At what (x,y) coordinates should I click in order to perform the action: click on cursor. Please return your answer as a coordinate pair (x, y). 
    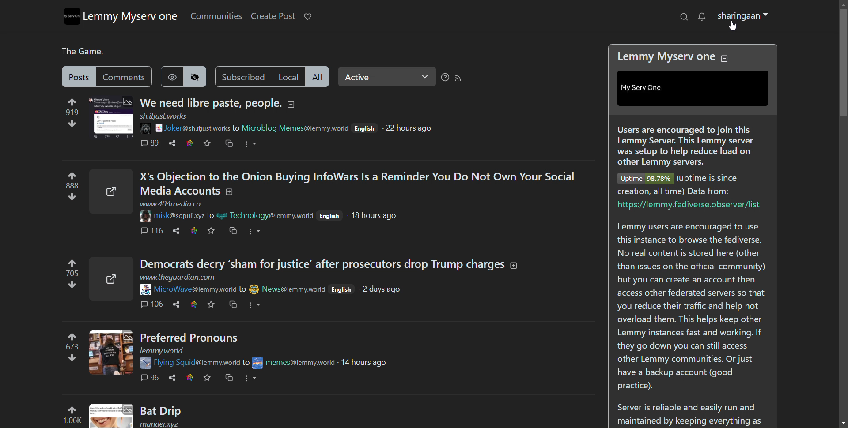
    Looking at the image, I should click on (732, 26).